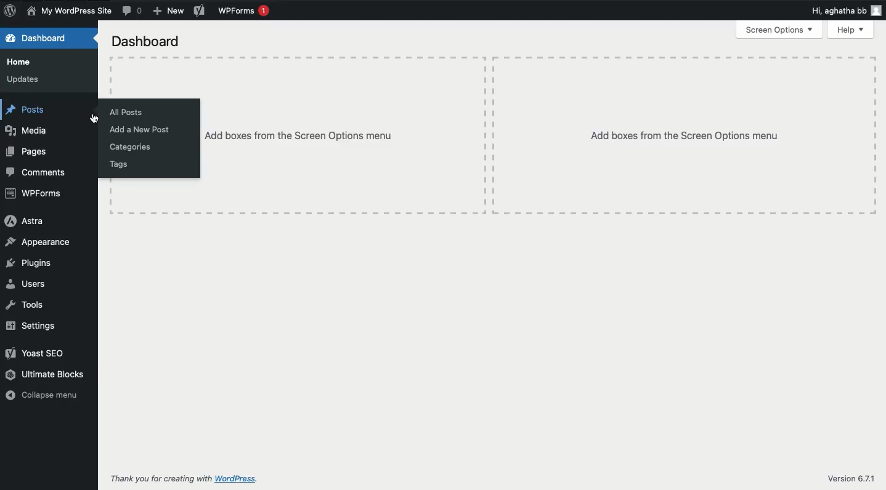  I want to click on Comments, so click(37, 172).